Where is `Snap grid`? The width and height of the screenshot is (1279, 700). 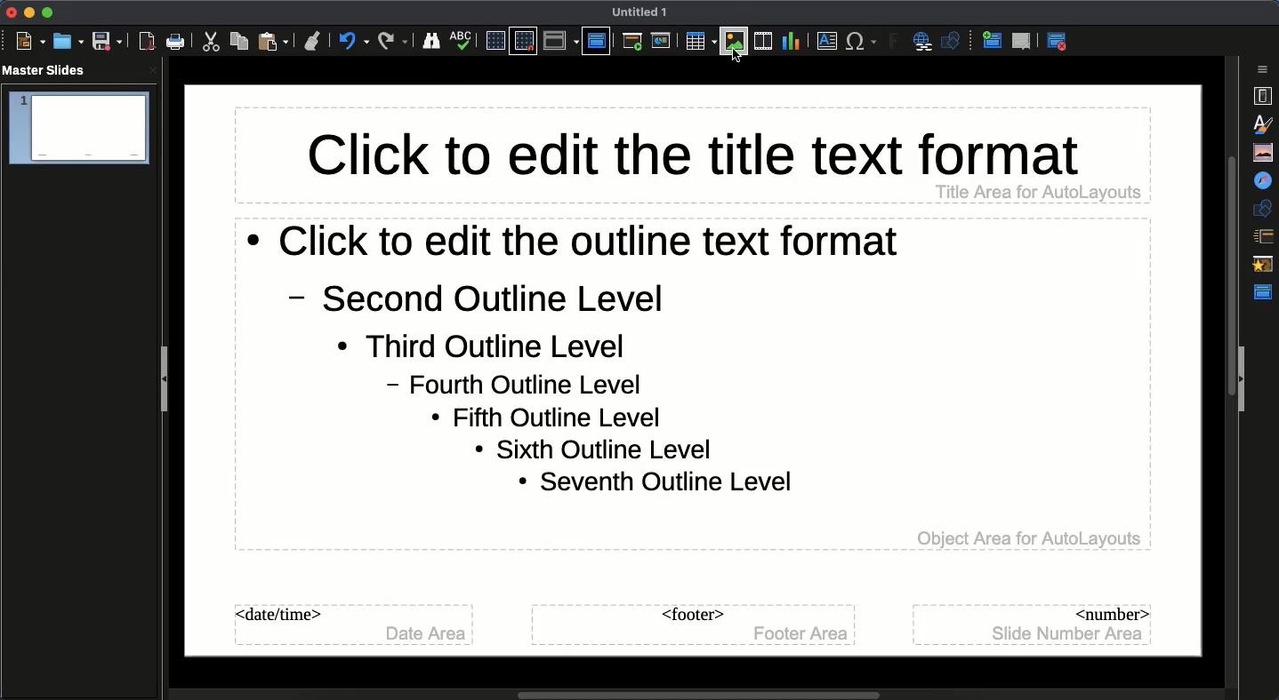
Snap grid is located at coordinates (523, 42).